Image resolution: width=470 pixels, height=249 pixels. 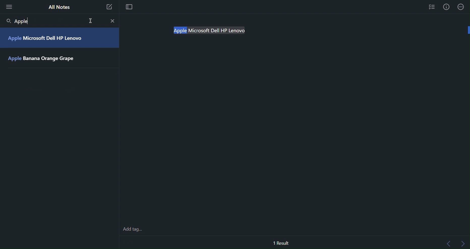 I want to click on Apple, so click(x=179, y=30).